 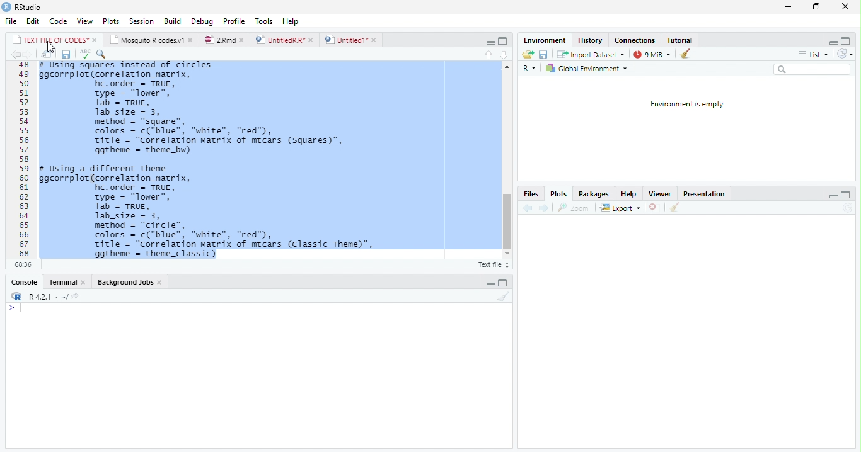 I want to click on close, so click(x=843, y=6).